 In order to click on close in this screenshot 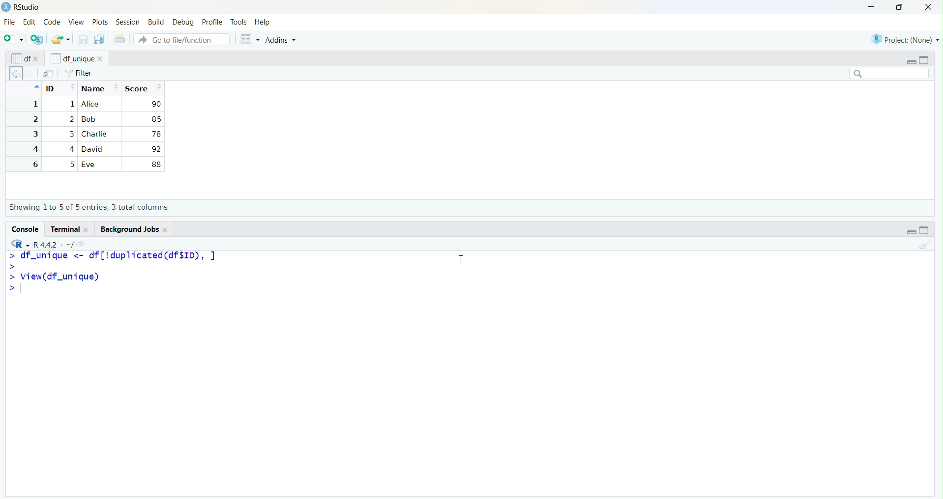, I will do `click(928, 7)`.